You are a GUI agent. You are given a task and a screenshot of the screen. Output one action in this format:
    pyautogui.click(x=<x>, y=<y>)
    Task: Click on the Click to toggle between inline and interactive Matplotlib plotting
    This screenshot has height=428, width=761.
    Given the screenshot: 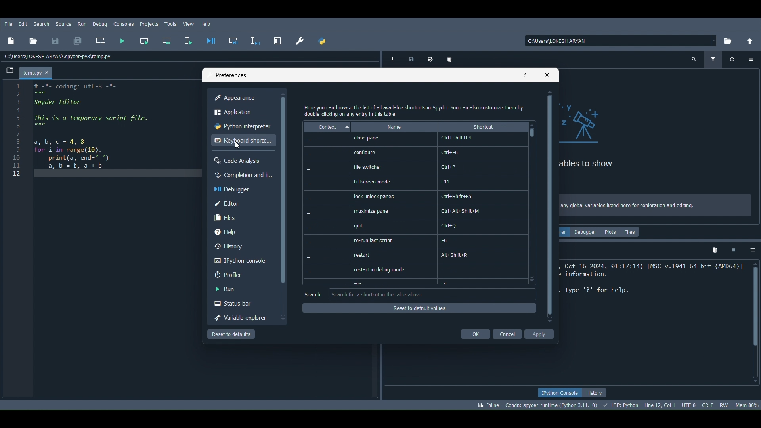 What is the action you would take?
    pyautogui.click(x=487, y=403)
    